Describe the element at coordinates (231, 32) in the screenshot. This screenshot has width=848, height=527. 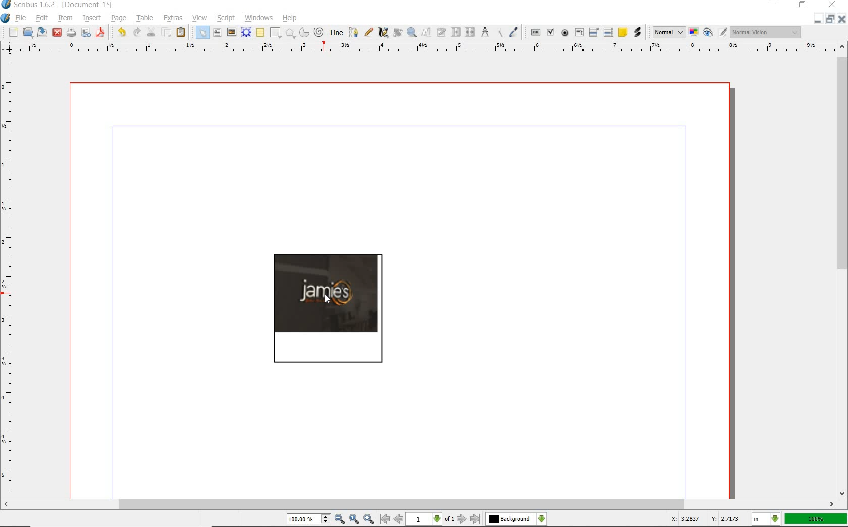
I see `image frame` at that location.